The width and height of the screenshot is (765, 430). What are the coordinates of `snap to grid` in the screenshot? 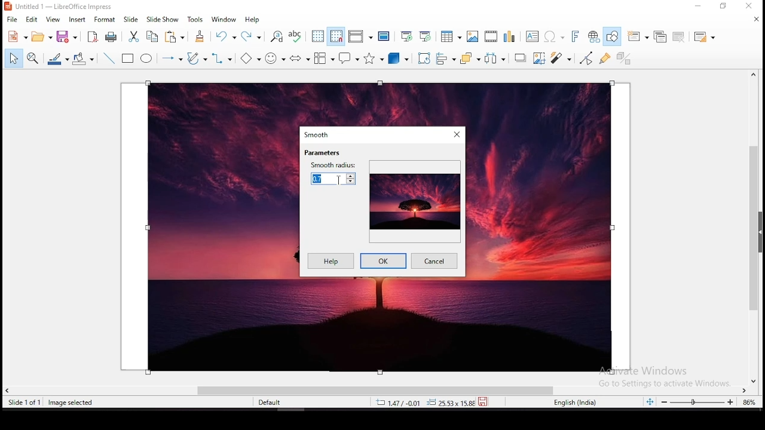 It's located at (335, 37).